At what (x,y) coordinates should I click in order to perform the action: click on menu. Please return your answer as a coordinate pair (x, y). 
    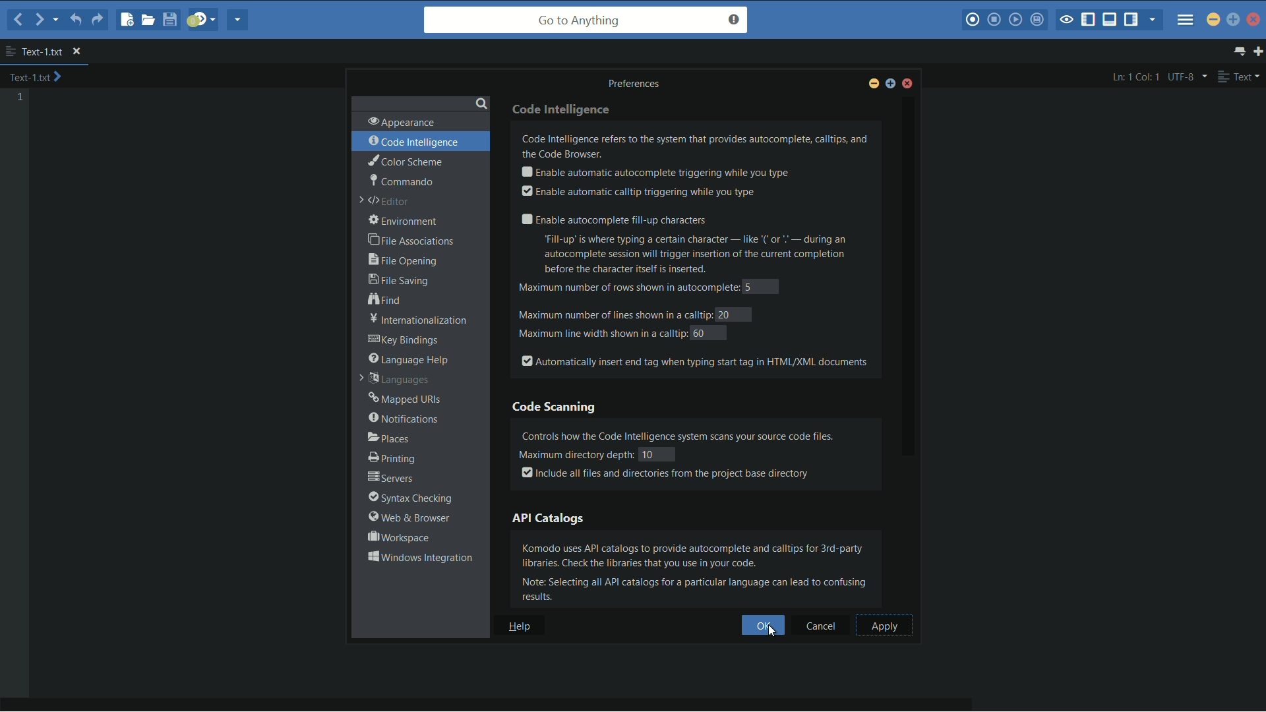
    Looking at the image, I should click on (1186, 16).